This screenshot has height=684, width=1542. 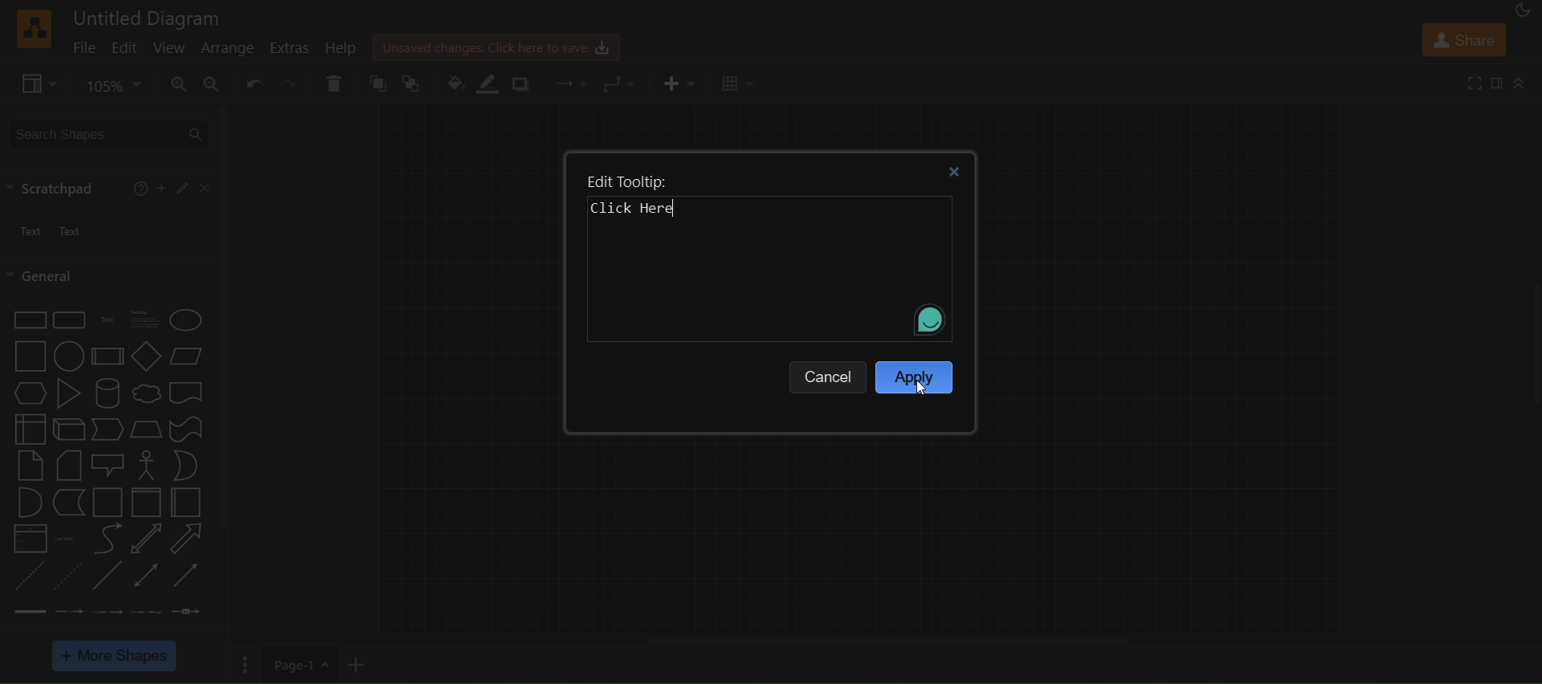 What do you see at coordinates (187, 359) in the screenshot?
I see `parallelogram` at bounding box center [187, 359].